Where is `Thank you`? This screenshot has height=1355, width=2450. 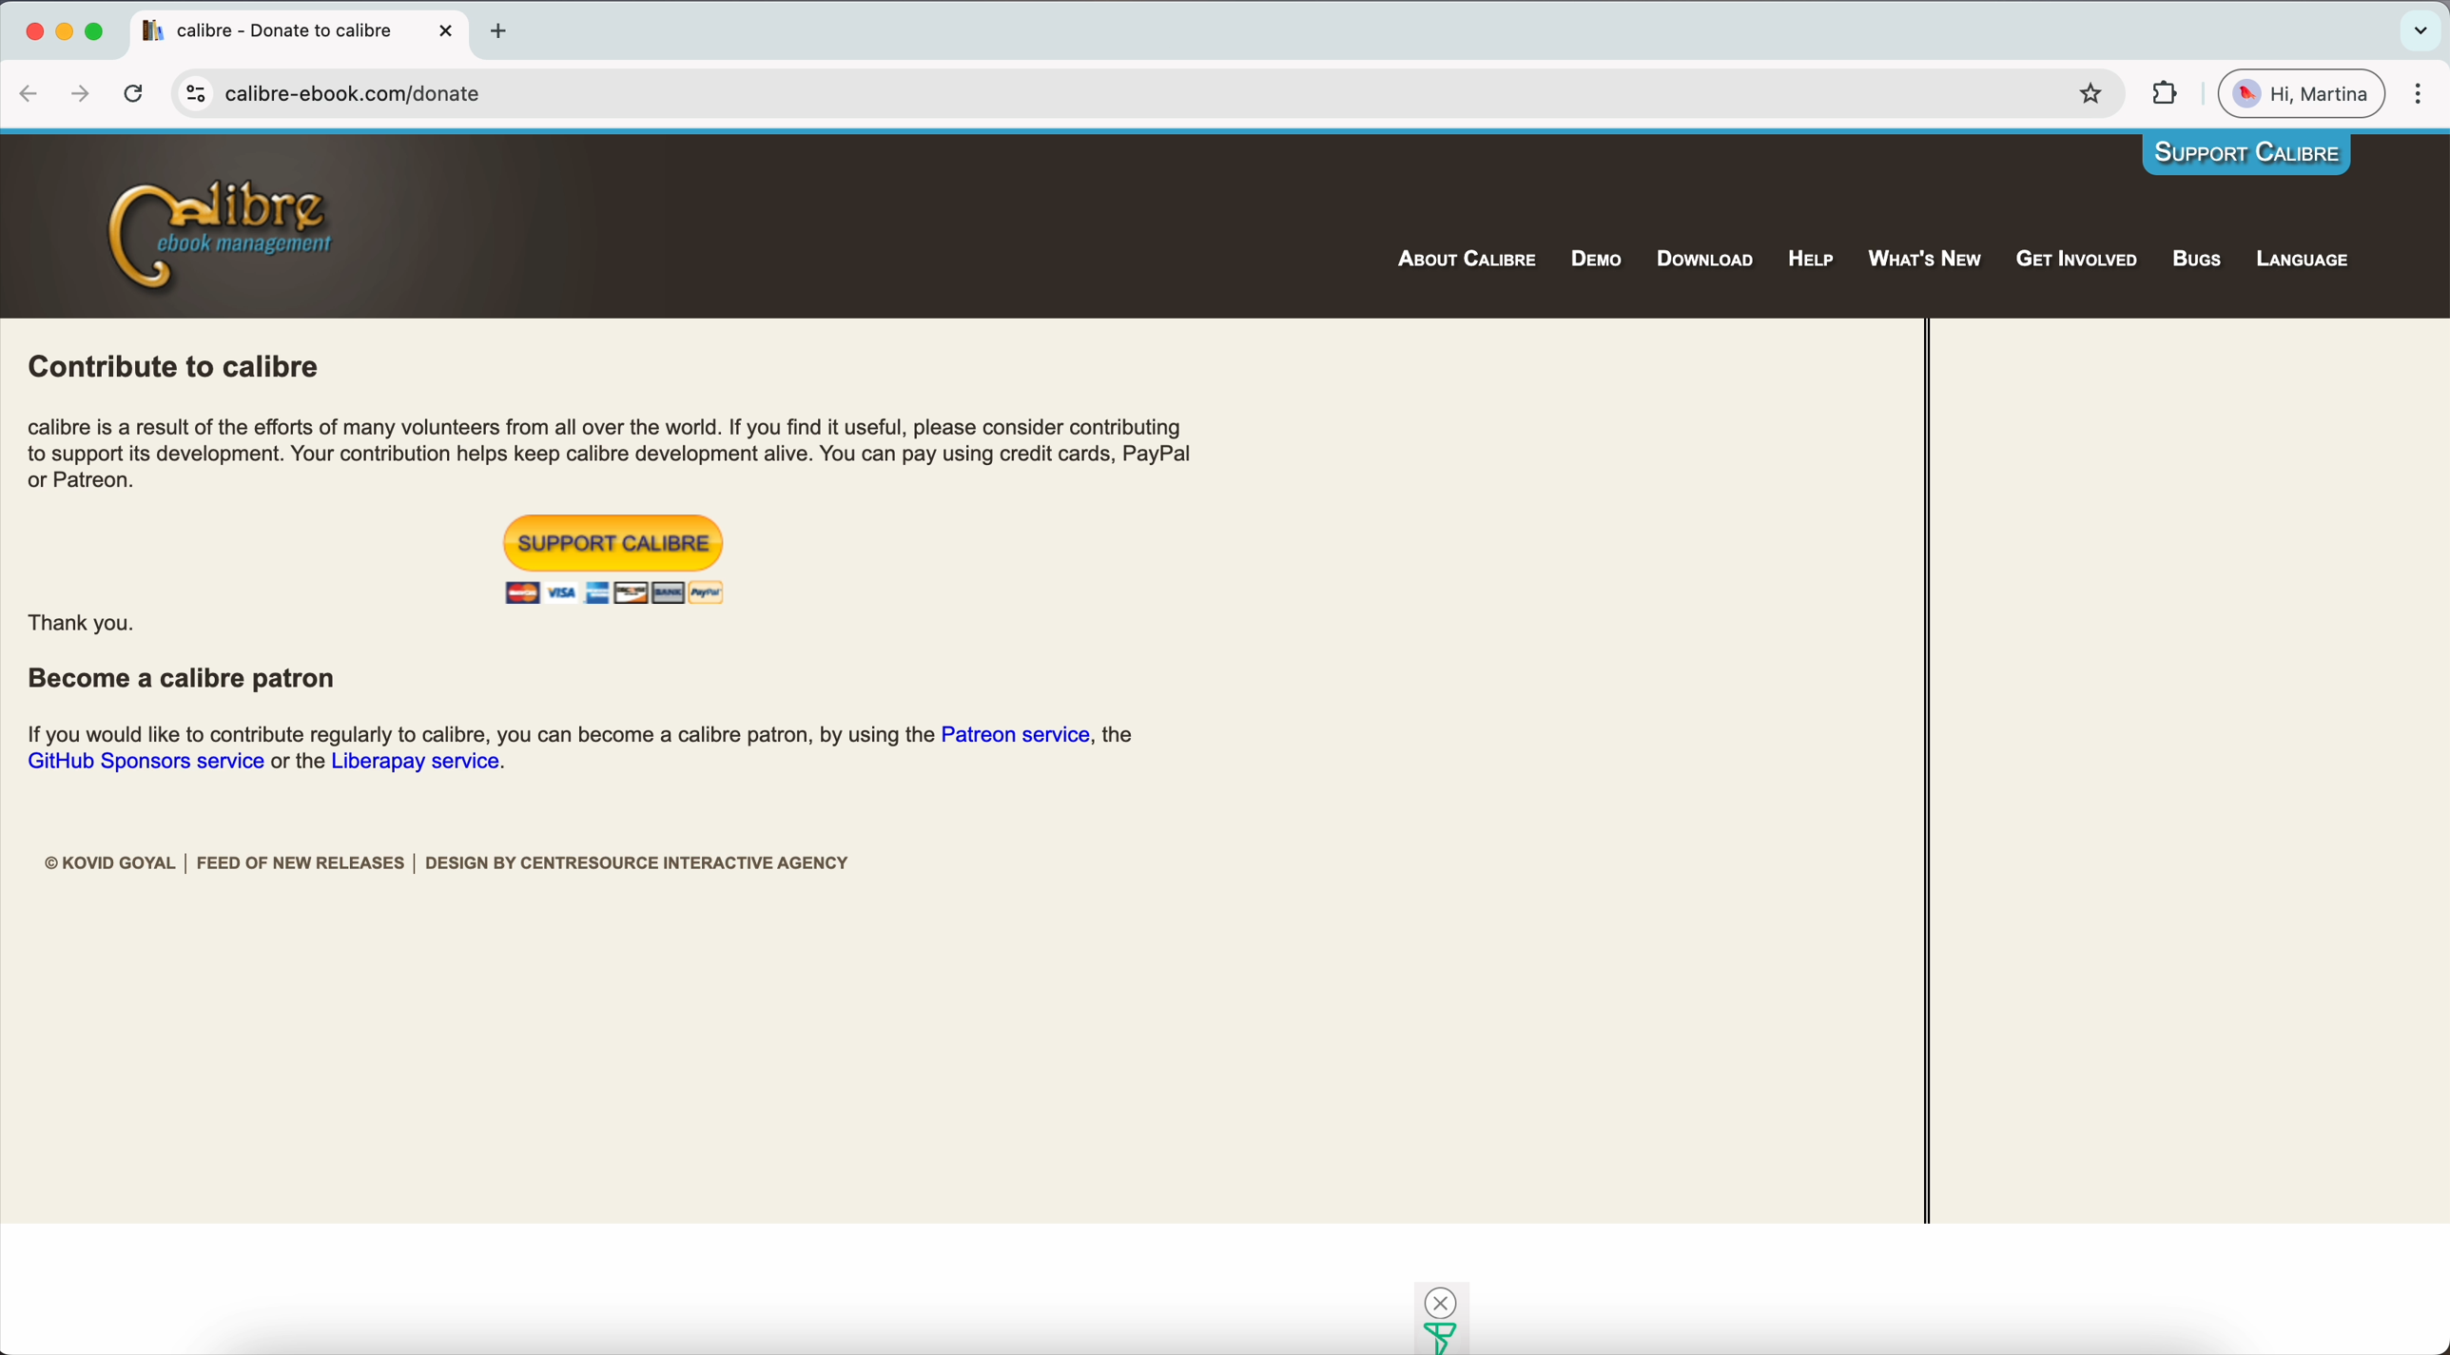 Thank you is located at coordinates (82, 626).